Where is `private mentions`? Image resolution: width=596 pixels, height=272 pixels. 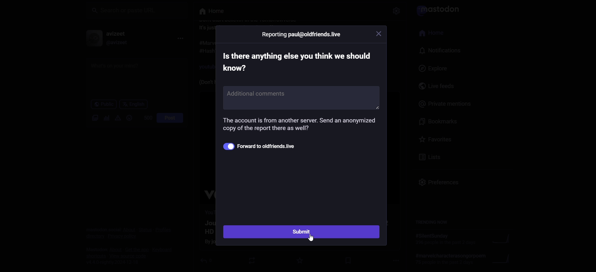 private mentions is located at coordinates (444, 104).